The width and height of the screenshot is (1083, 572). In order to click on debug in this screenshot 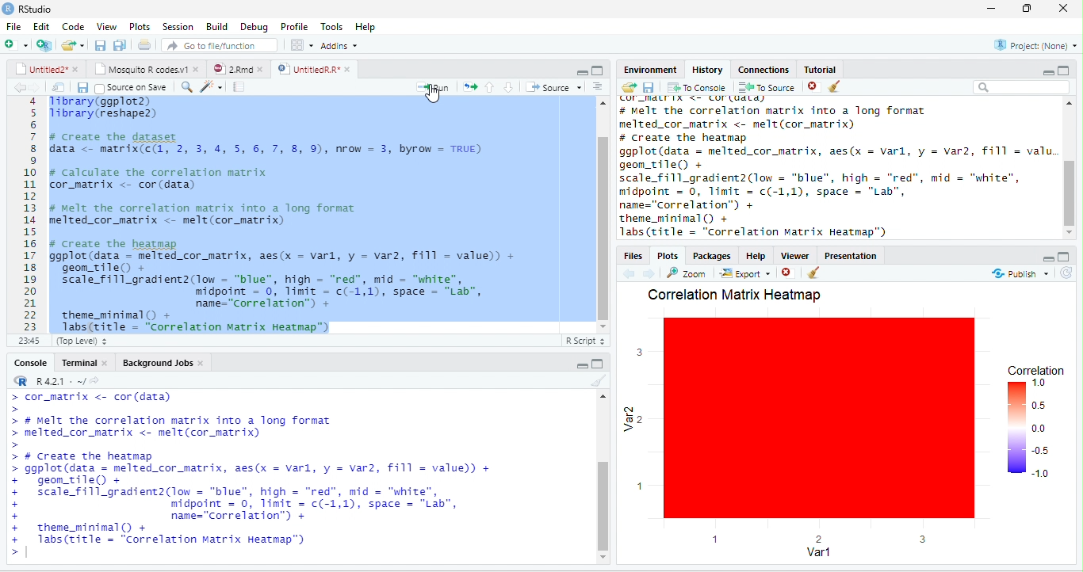, I will do `click(254, 28)`.